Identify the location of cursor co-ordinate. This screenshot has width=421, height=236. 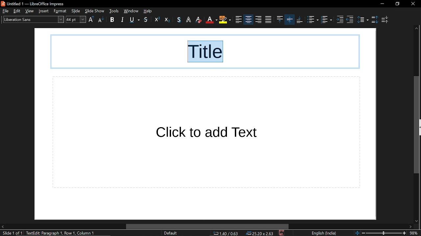
(228, 233).